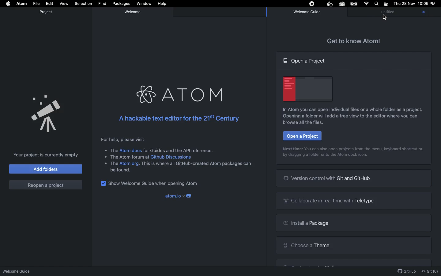 This screenshot has height=276, width=441. Describe the element at coordinates (36, 3) in the screenshot. I see `File` at that location.